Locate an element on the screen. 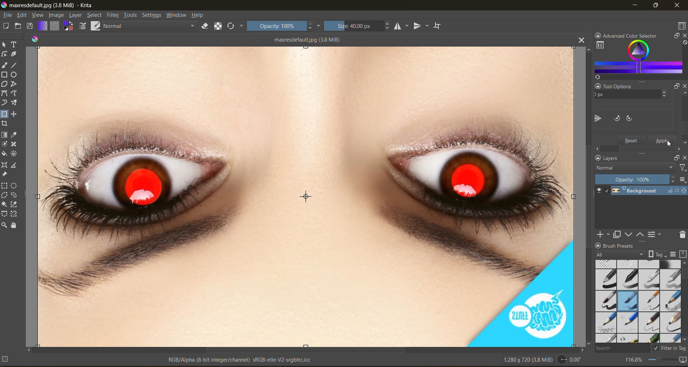  tool is located at coordinates (5, 195).